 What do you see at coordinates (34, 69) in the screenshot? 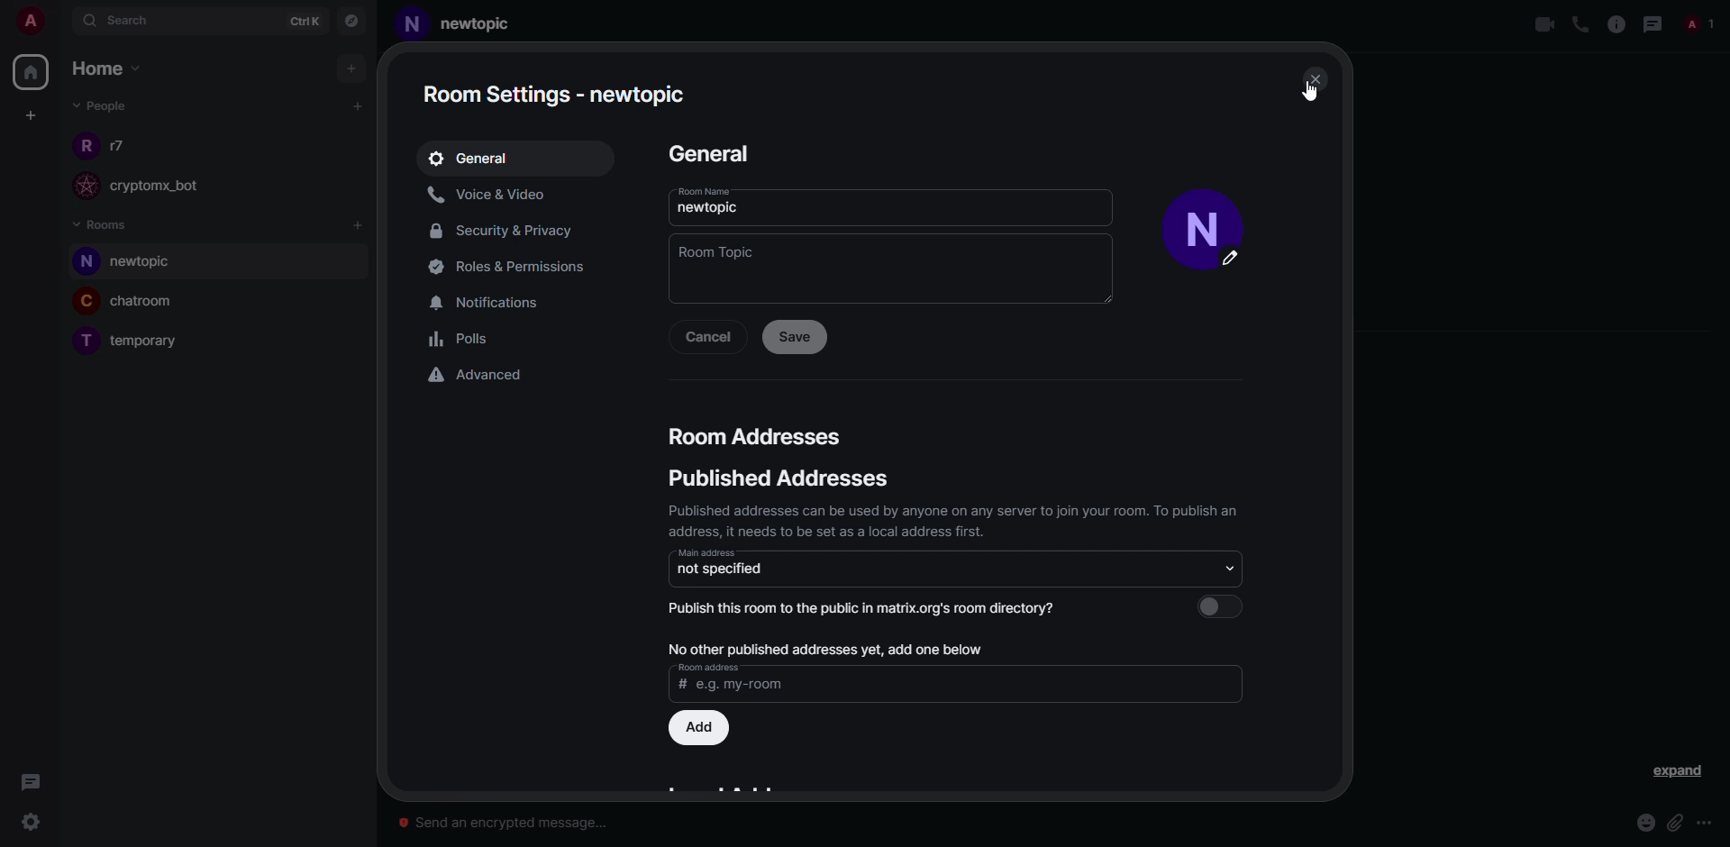
I see `home` at bounding box center [34, 69].